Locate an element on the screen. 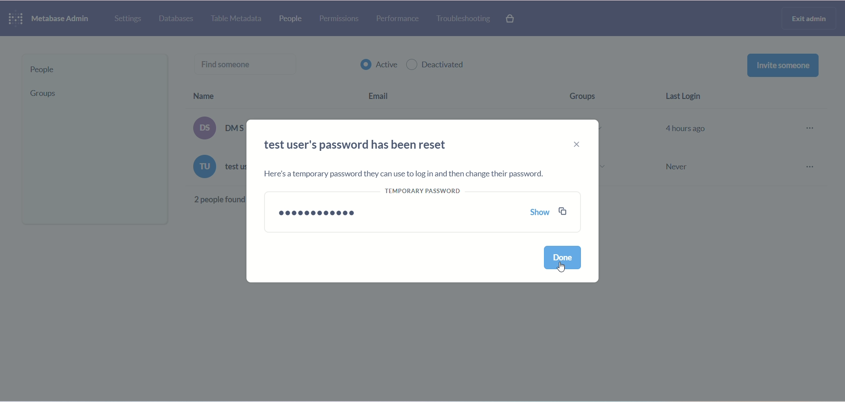  copy is located at coordinates (564, 212).